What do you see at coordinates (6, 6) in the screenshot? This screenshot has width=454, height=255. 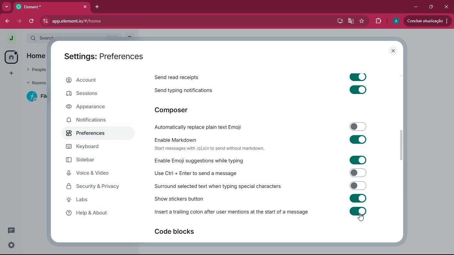 I see `more` at bounding box center [6, 6].